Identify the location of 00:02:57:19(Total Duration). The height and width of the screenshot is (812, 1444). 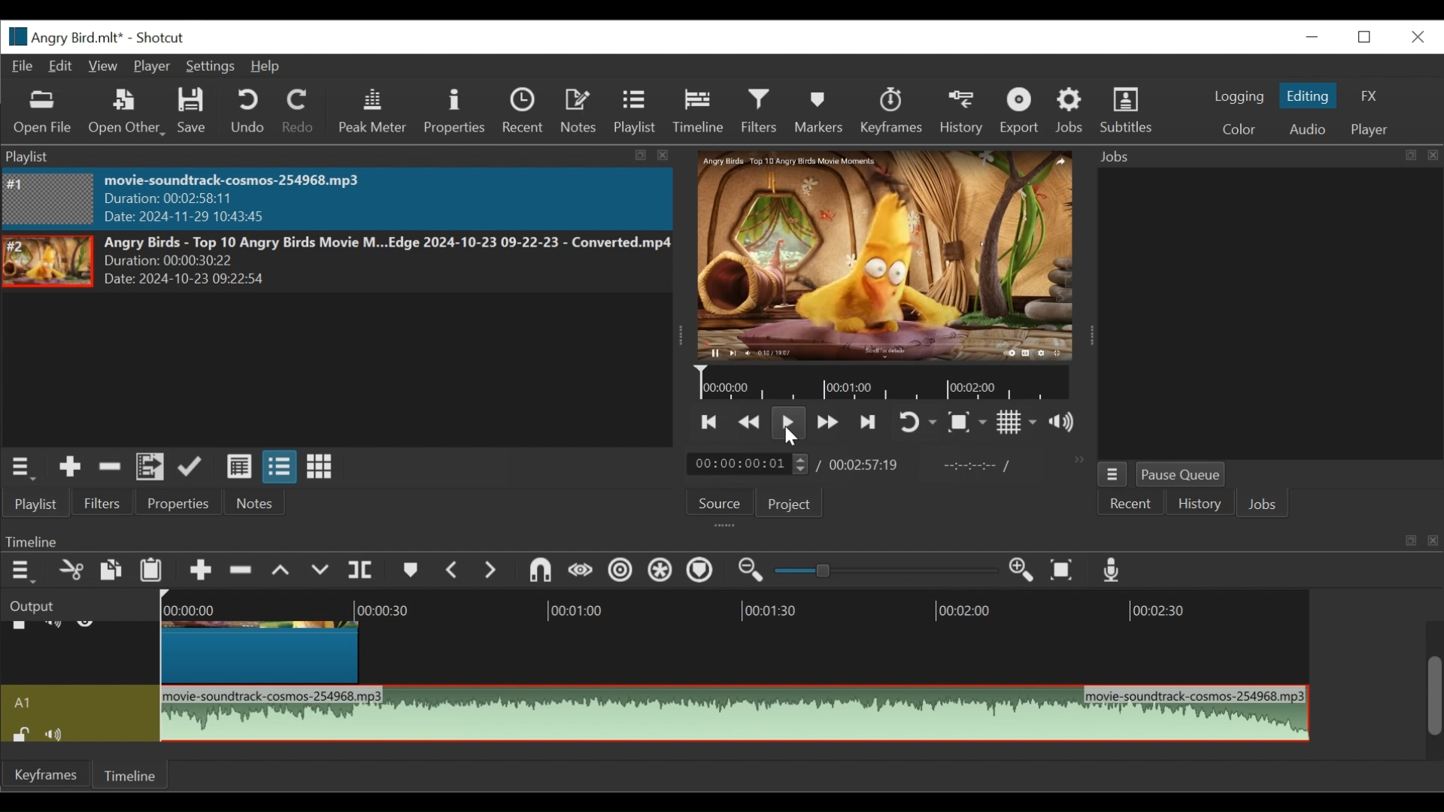
(860, 465).